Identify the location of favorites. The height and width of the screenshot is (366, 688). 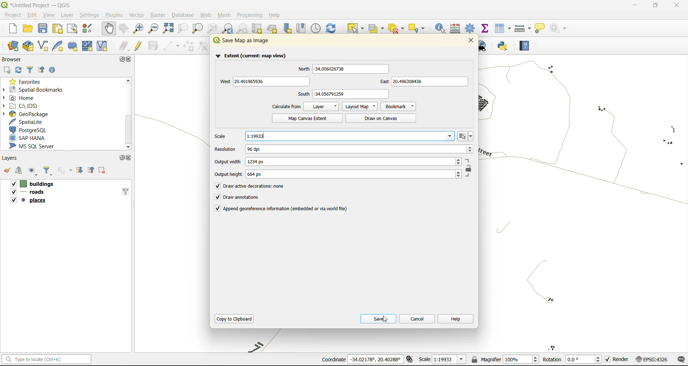
(28, 81).